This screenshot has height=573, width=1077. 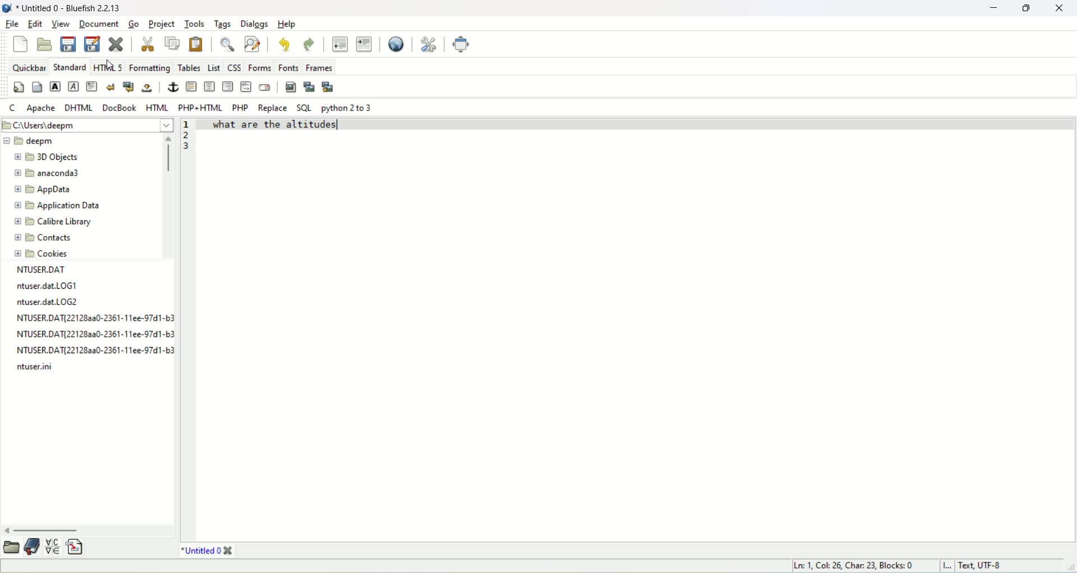 I want to click on application, so click(x=58, y=207).